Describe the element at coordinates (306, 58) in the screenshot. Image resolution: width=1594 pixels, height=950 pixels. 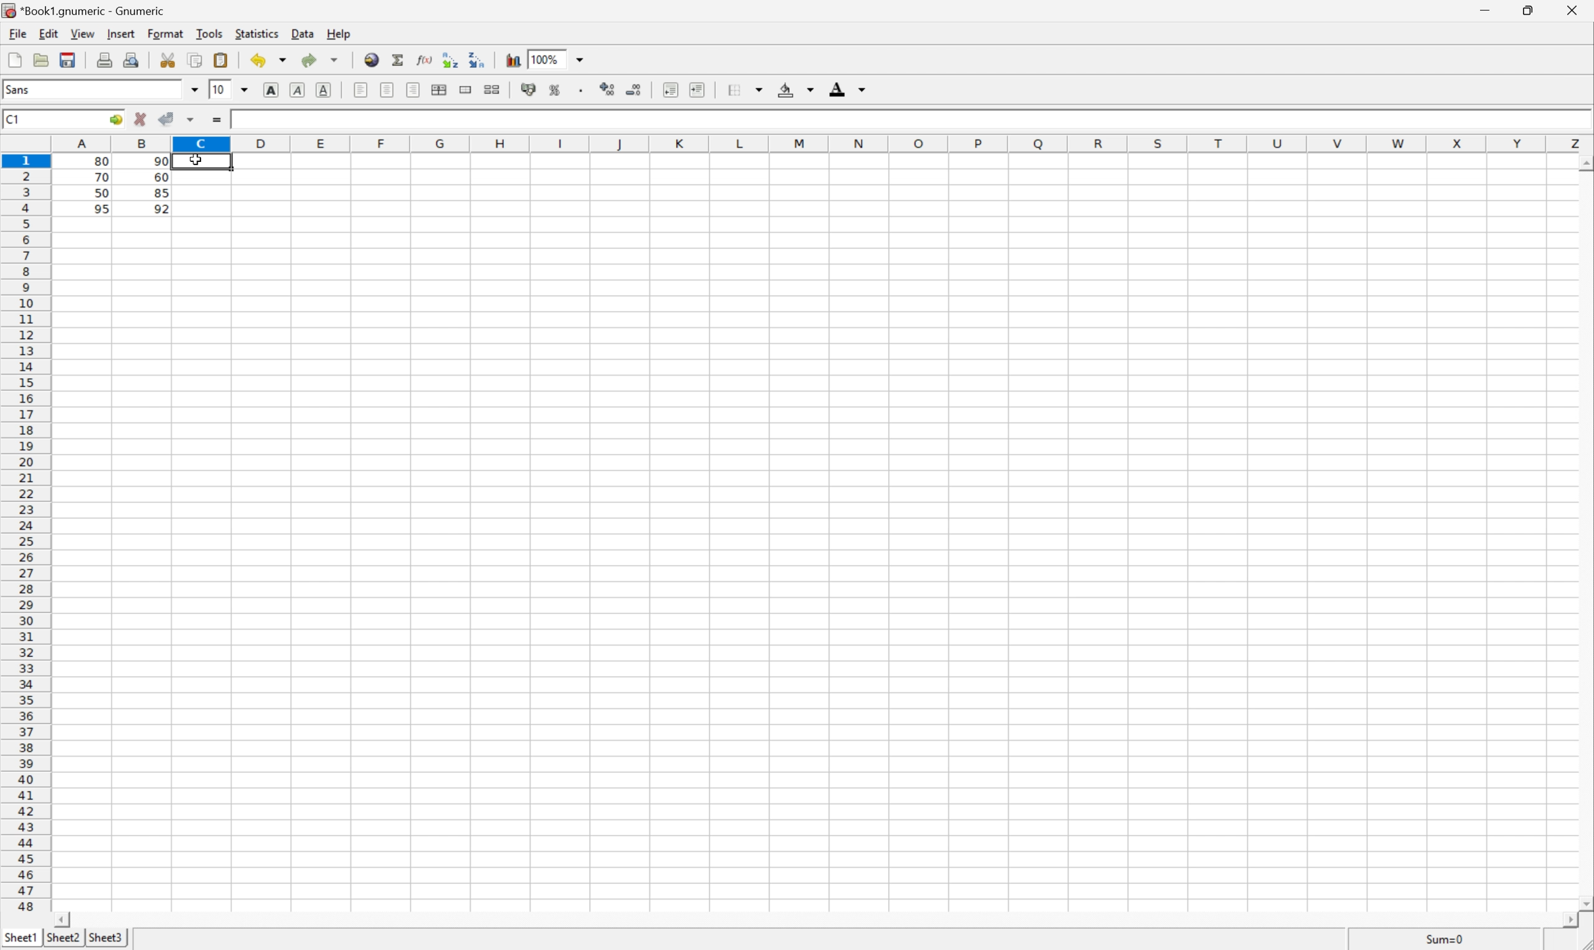
I see `Redo` at that location.